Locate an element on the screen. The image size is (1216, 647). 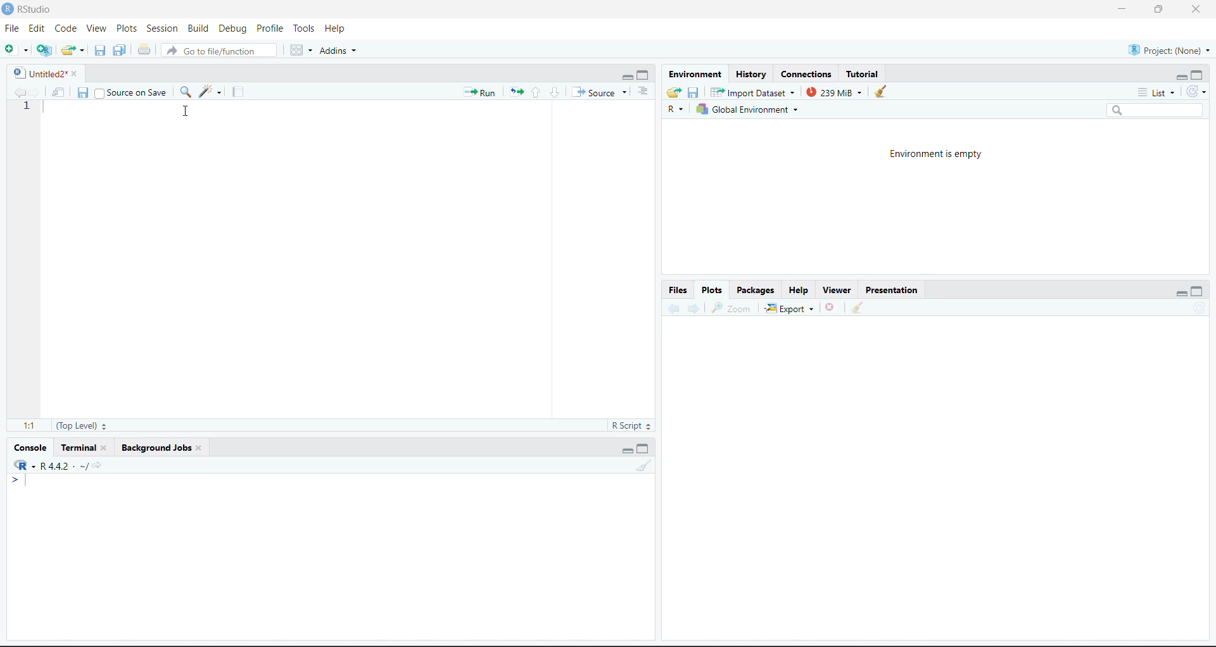
Tutorial is located at coordinates (864, 74).